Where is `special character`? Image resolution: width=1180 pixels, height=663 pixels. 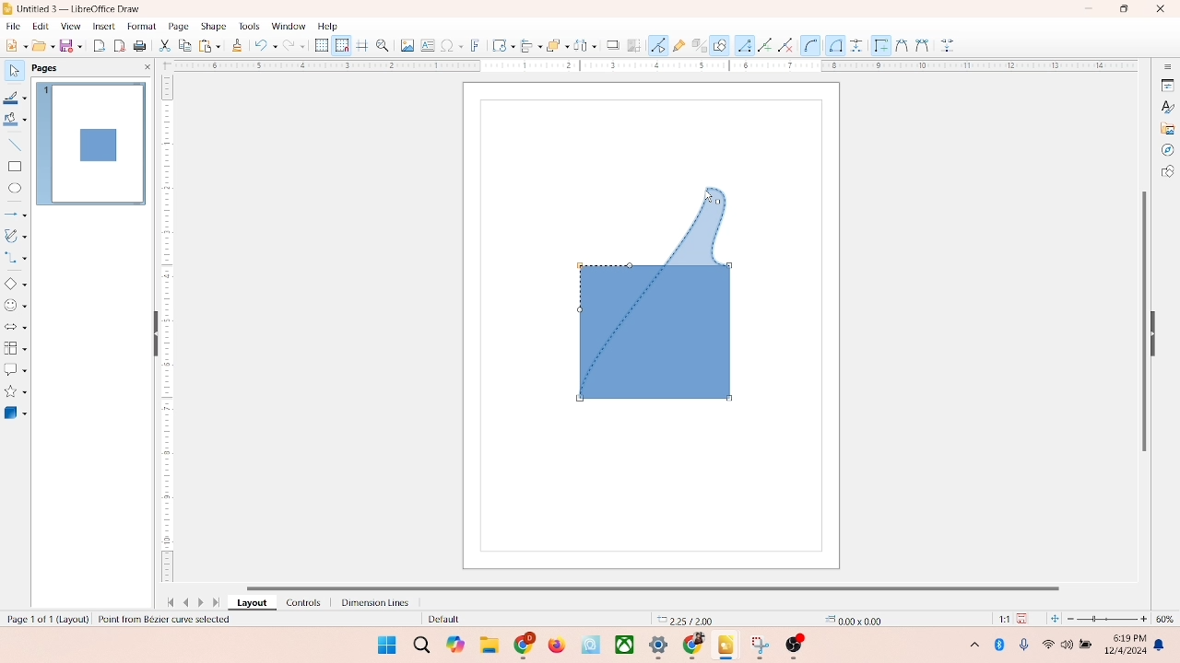 special character is located at coordinates (452, 45).